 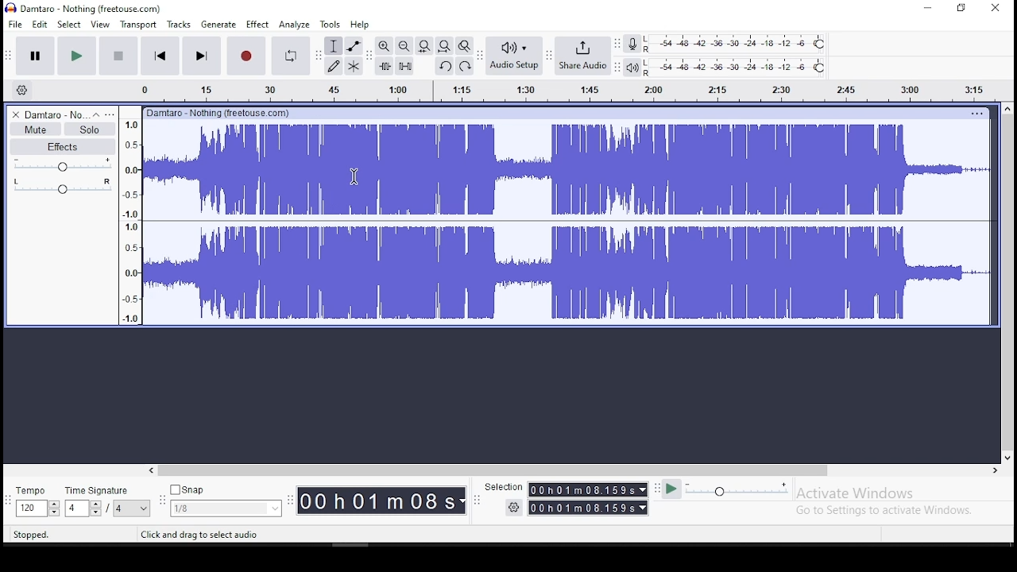 What do you see at coordinates (98, 114) in the screenshot?
I see `collapse` at bounding box center [98, 114].